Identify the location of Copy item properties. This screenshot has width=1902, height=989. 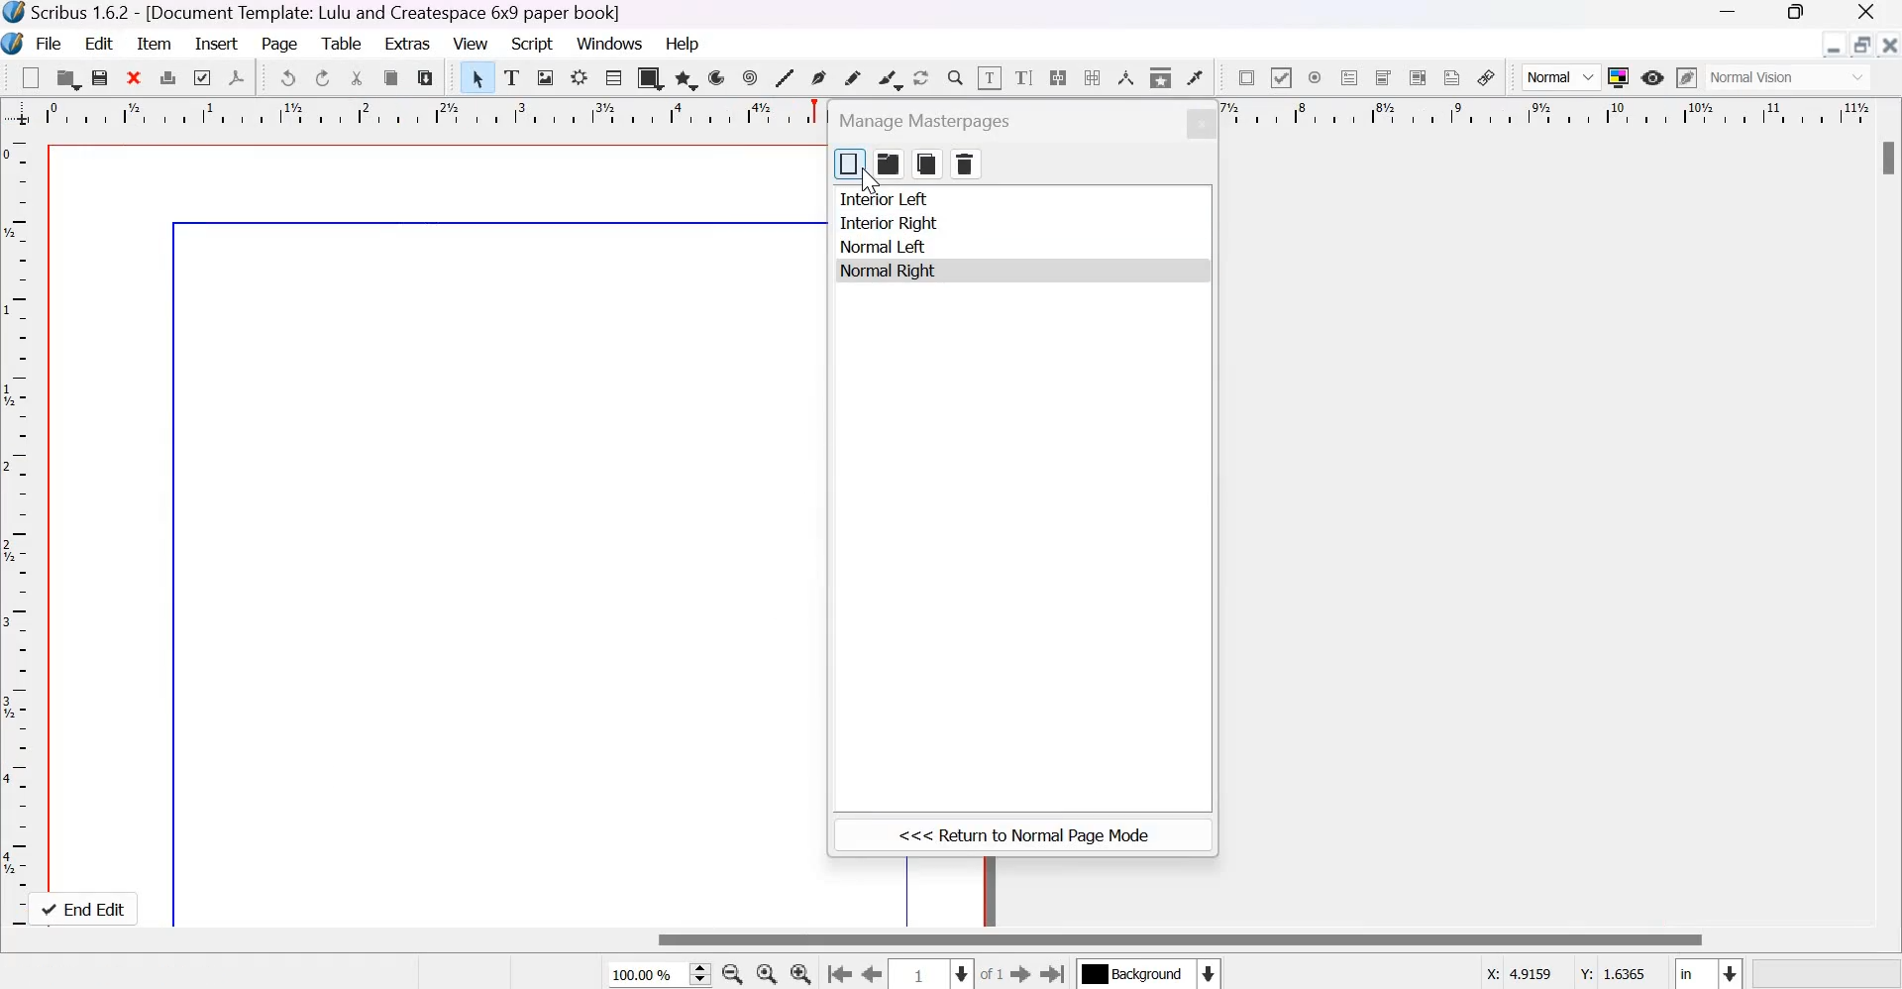
(1161, 77).